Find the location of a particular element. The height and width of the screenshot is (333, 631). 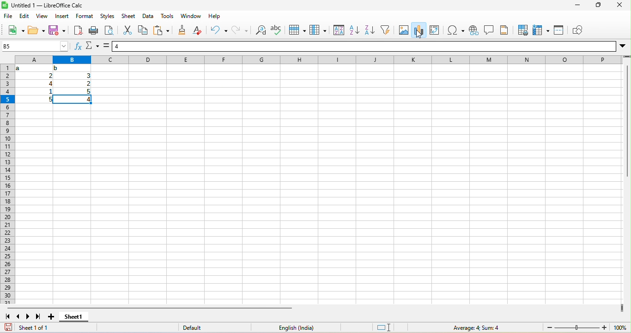

Software logo is located at coordinates (5, 5).